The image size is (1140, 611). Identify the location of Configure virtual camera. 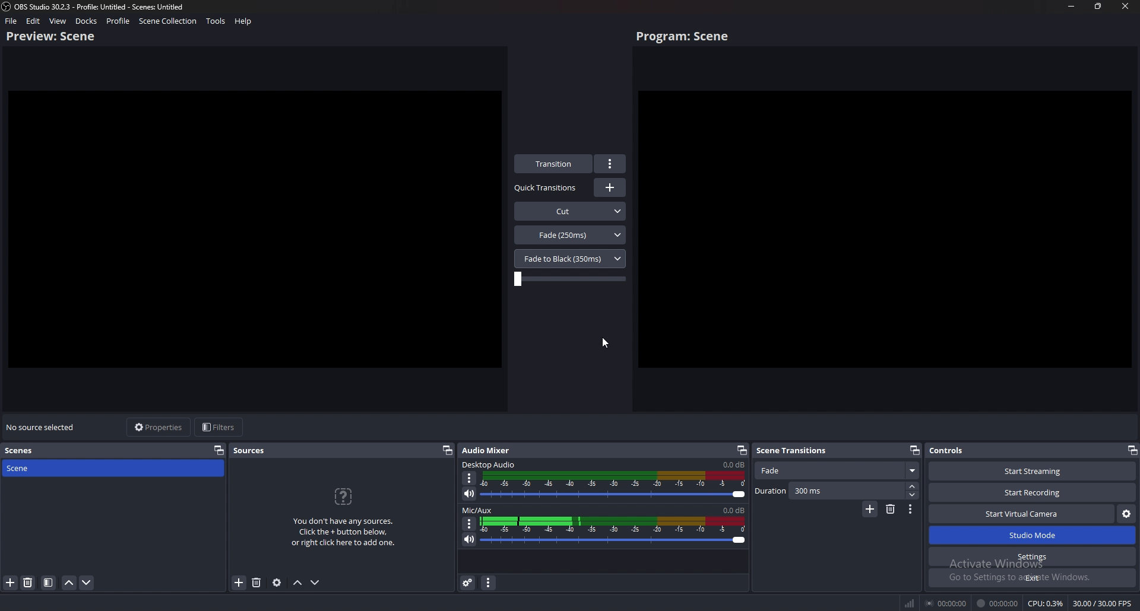
(1126, 514).